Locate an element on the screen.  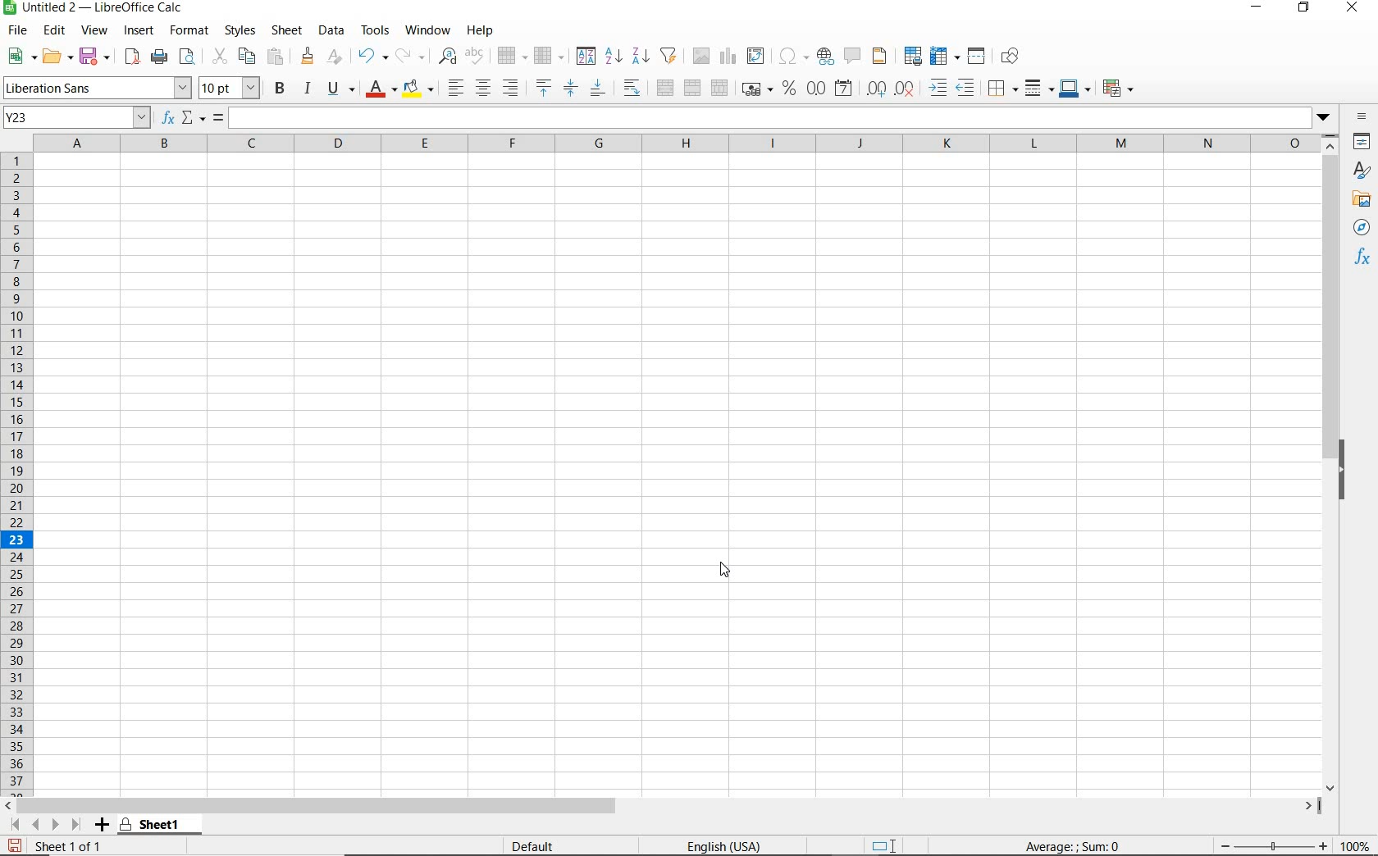
zoom in or zoom out is located at coordinates (1266, 844).